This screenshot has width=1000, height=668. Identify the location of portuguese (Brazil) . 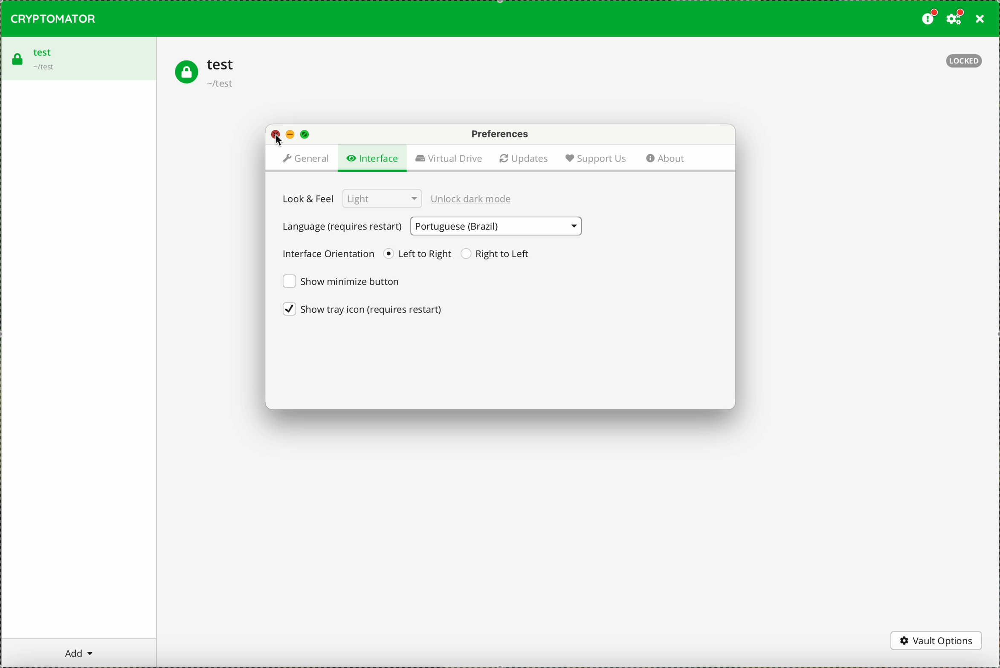
(496, 227).